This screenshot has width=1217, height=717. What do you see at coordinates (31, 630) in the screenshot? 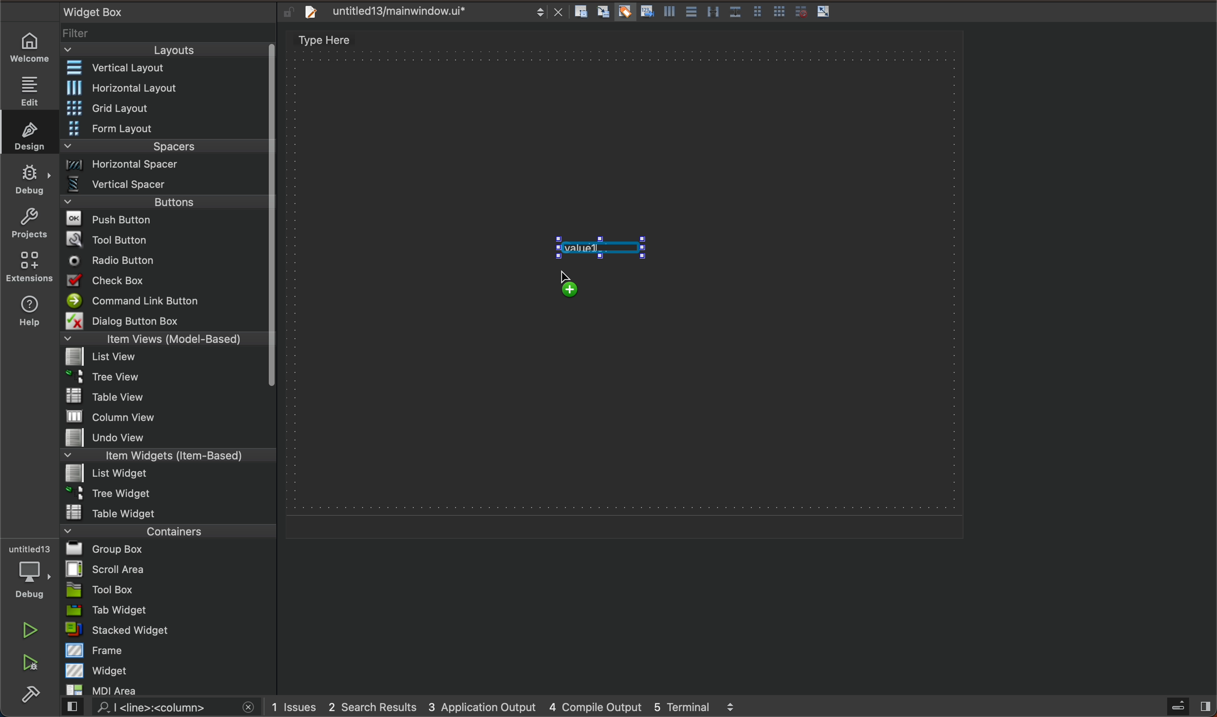
I see `run` at bounding box center [31, 630].